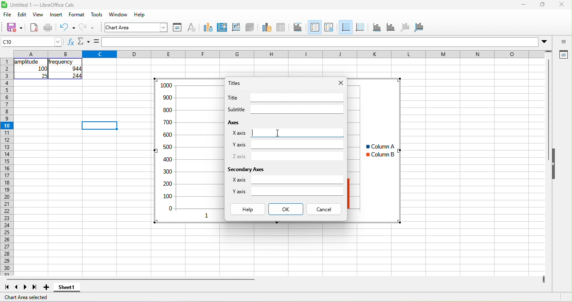 The width and height of the screenshot is (572, 302). What do you see at coordinates (46, 287) in the screenshot?
I see `add new sheet` at bounding box center [46, 287].